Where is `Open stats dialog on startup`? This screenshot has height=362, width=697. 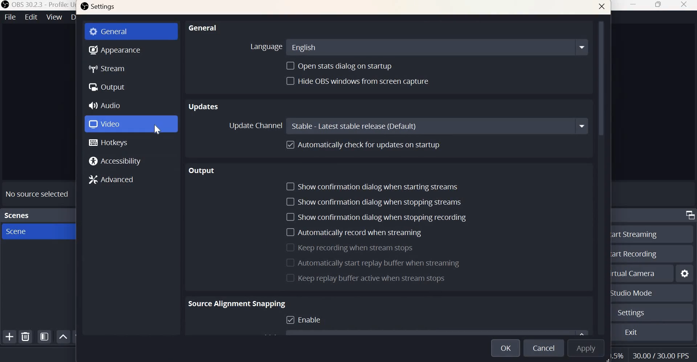 Open stats dialog on startup is located at coordinates (339, 66).